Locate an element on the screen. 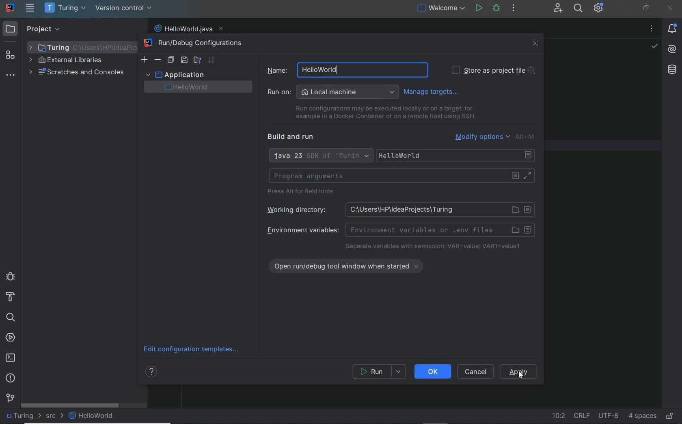  OK is located at coordinates (433, 371).